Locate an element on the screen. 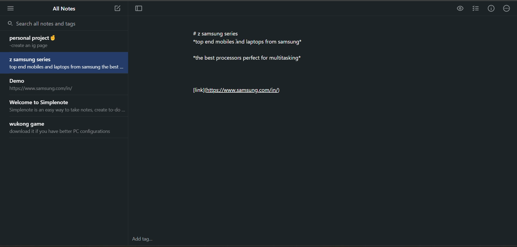  all notes is located at coordinates (66, 9).